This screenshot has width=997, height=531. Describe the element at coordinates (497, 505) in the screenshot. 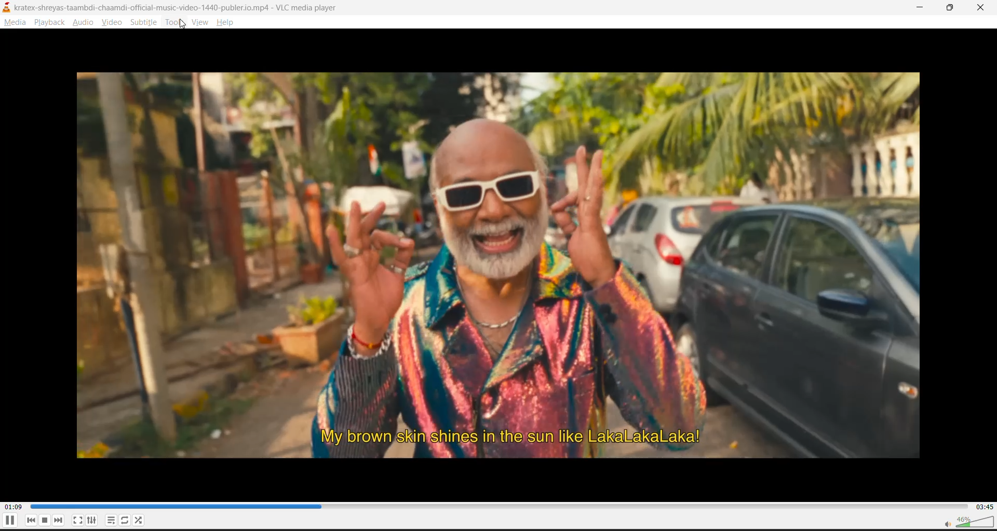

I see `track slider` at that location.